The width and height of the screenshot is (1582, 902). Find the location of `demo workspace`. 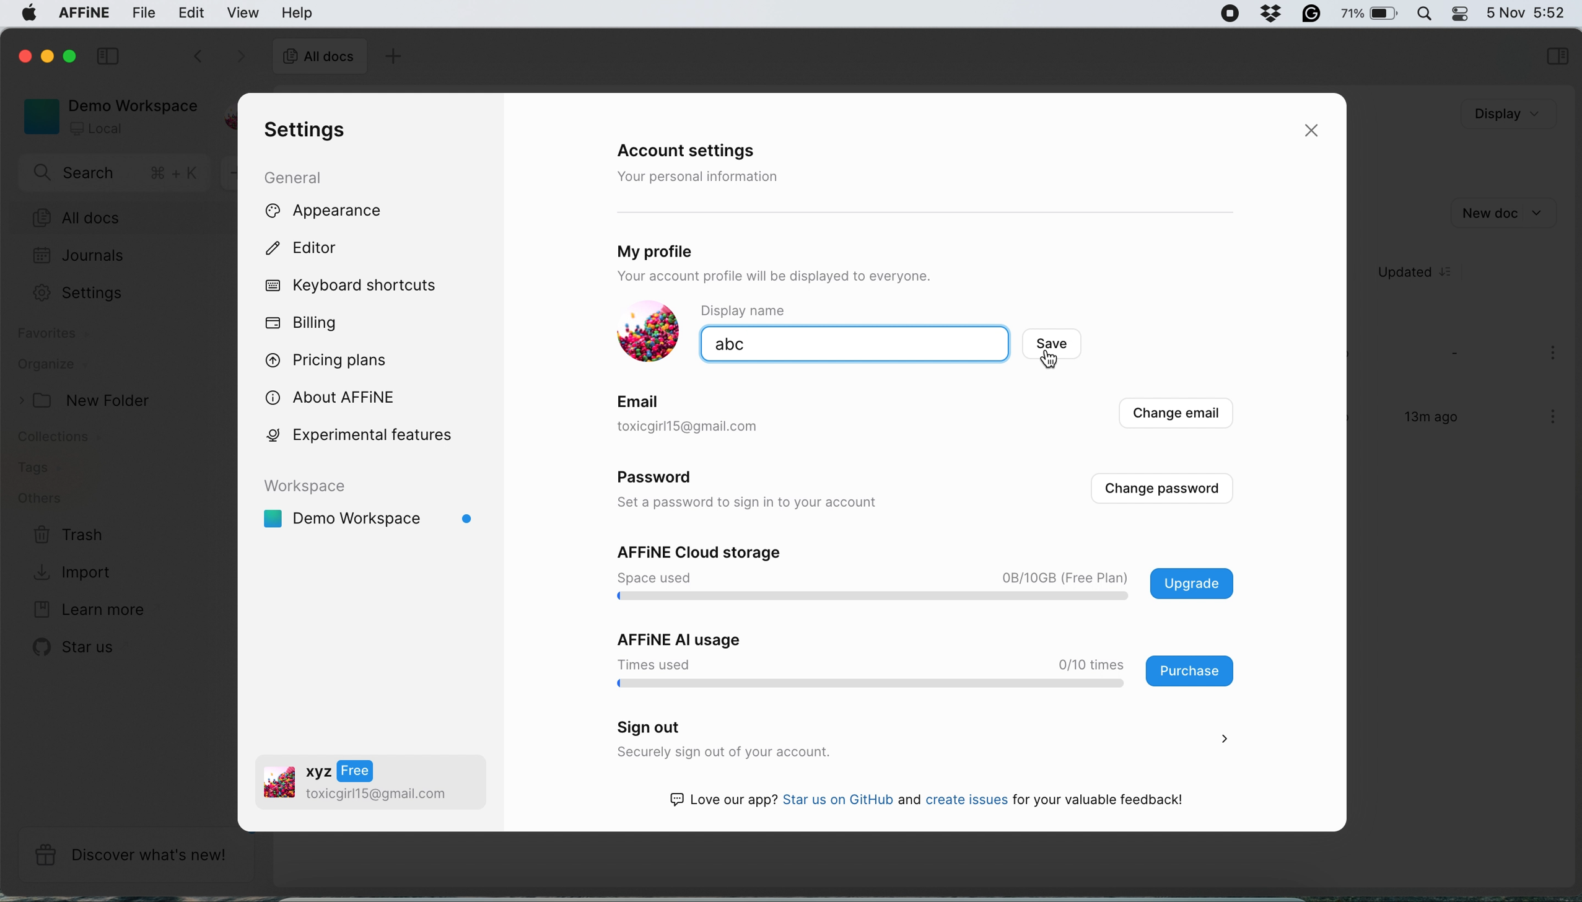

demo workspace is located at coordinates (106, 115).